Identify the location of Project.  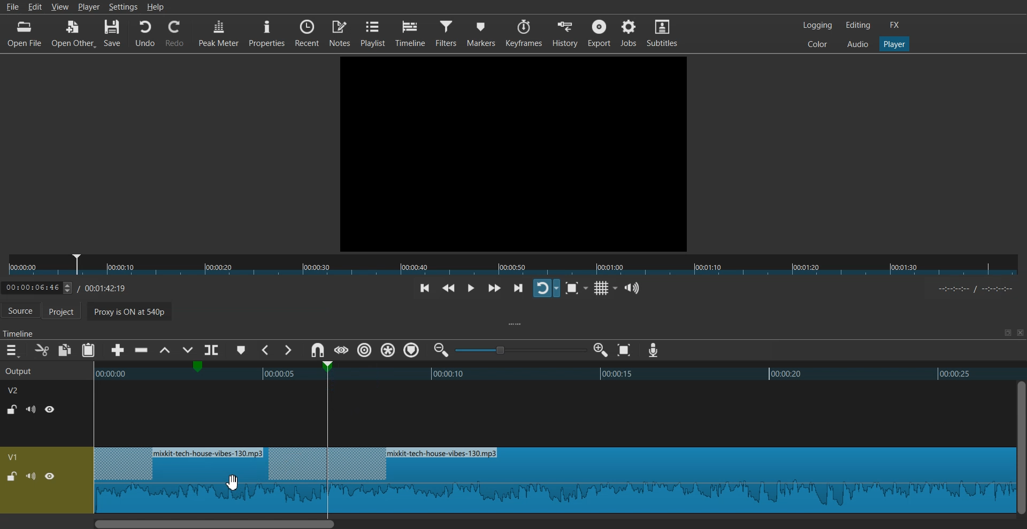
(67, 312).